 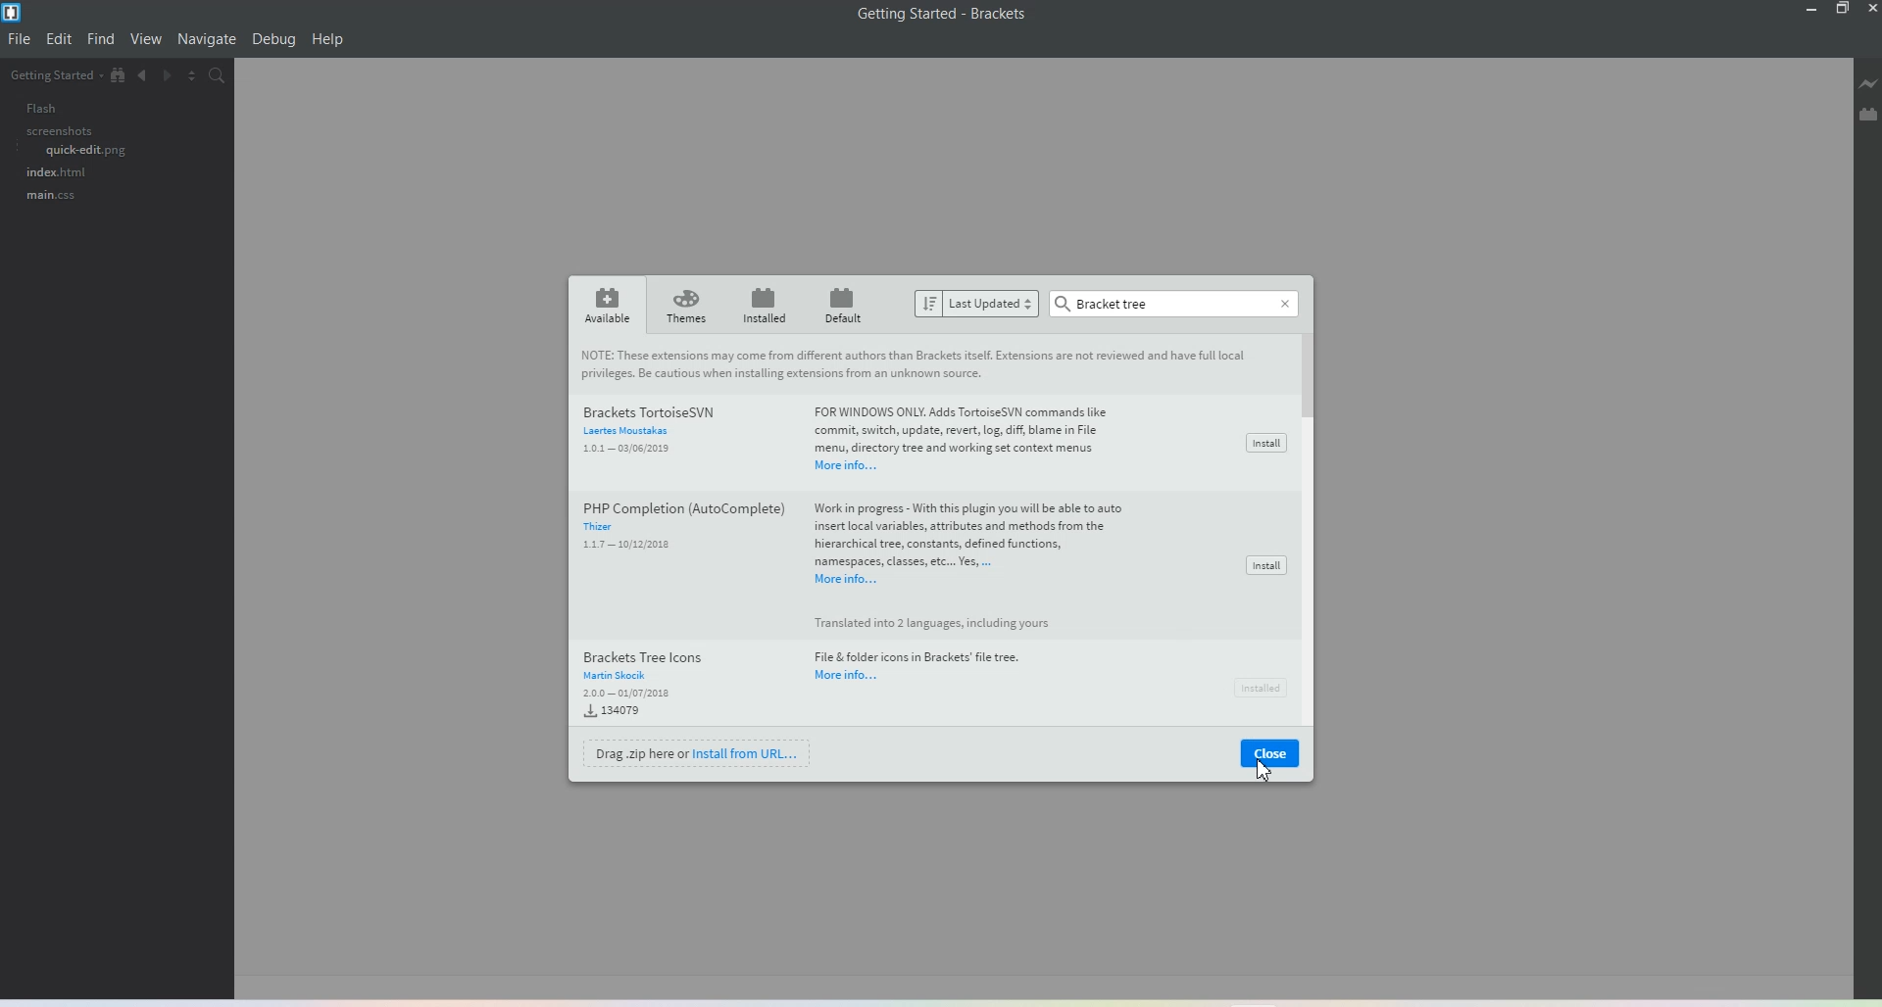 I want to click on Close, so click(x=1270, y=754).